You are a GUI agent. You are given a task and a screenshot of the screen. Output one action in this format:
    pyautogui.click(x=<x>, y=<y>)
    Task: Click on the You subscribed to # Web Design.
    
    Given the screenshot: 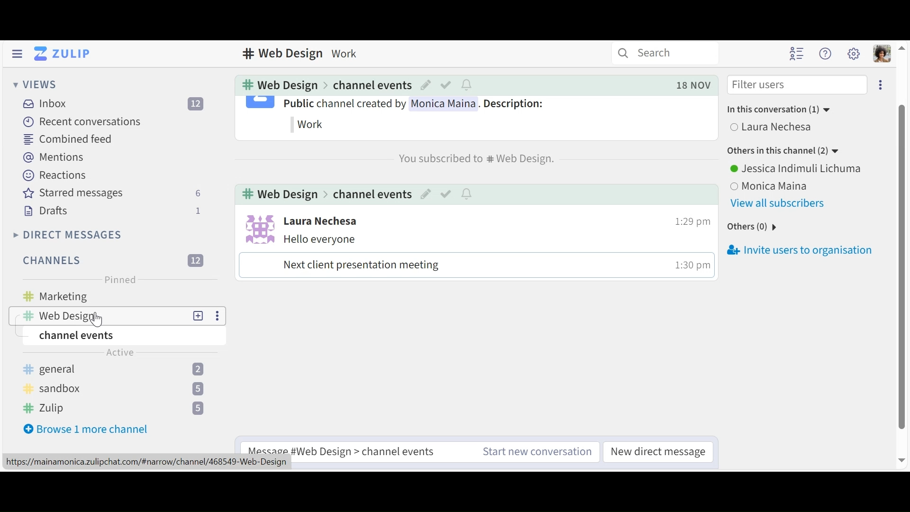 What is the action you would take?
    pyautogui.click(x=470, y=160)
    